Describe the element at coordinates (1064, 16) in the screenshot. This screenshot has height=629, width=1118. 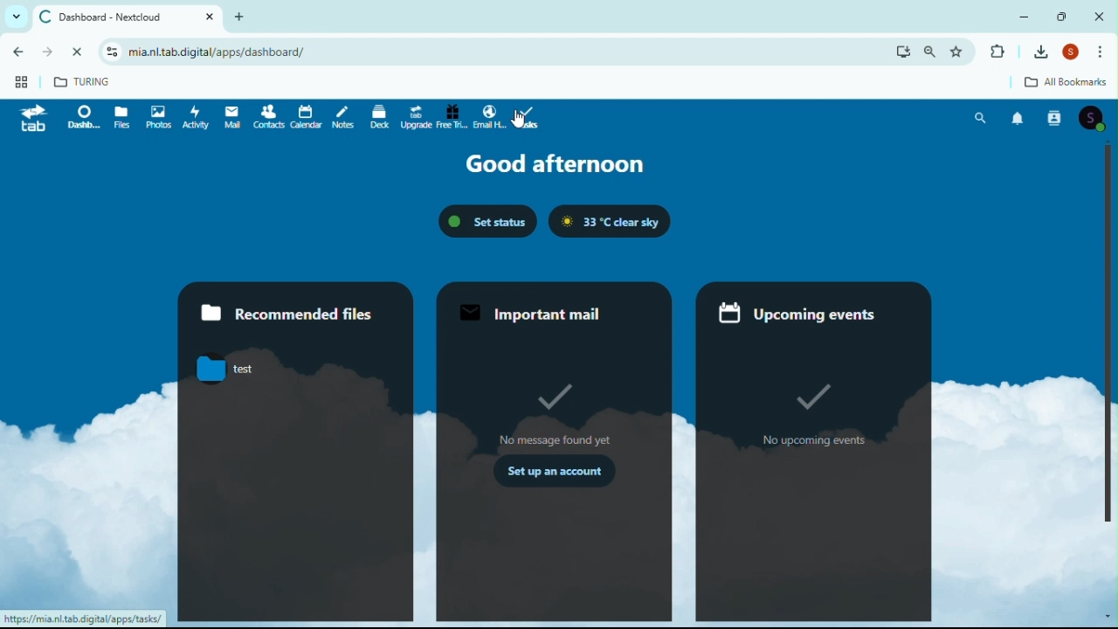
I see `Restore` at that location.